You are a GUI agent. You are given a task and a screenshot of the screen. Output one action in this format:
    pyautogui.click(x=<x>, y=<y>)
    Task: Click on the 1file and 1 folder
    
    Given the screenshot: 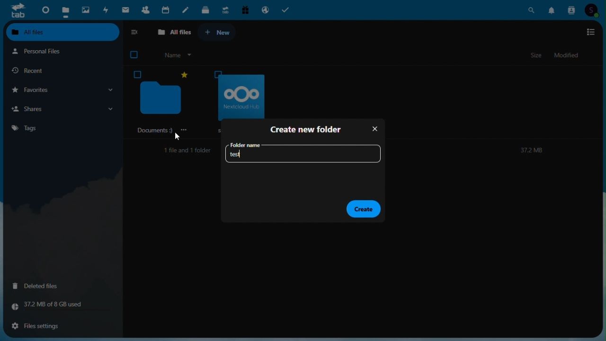 What is the action you would take?
    pyautogui.click(x=191, y=152)
    